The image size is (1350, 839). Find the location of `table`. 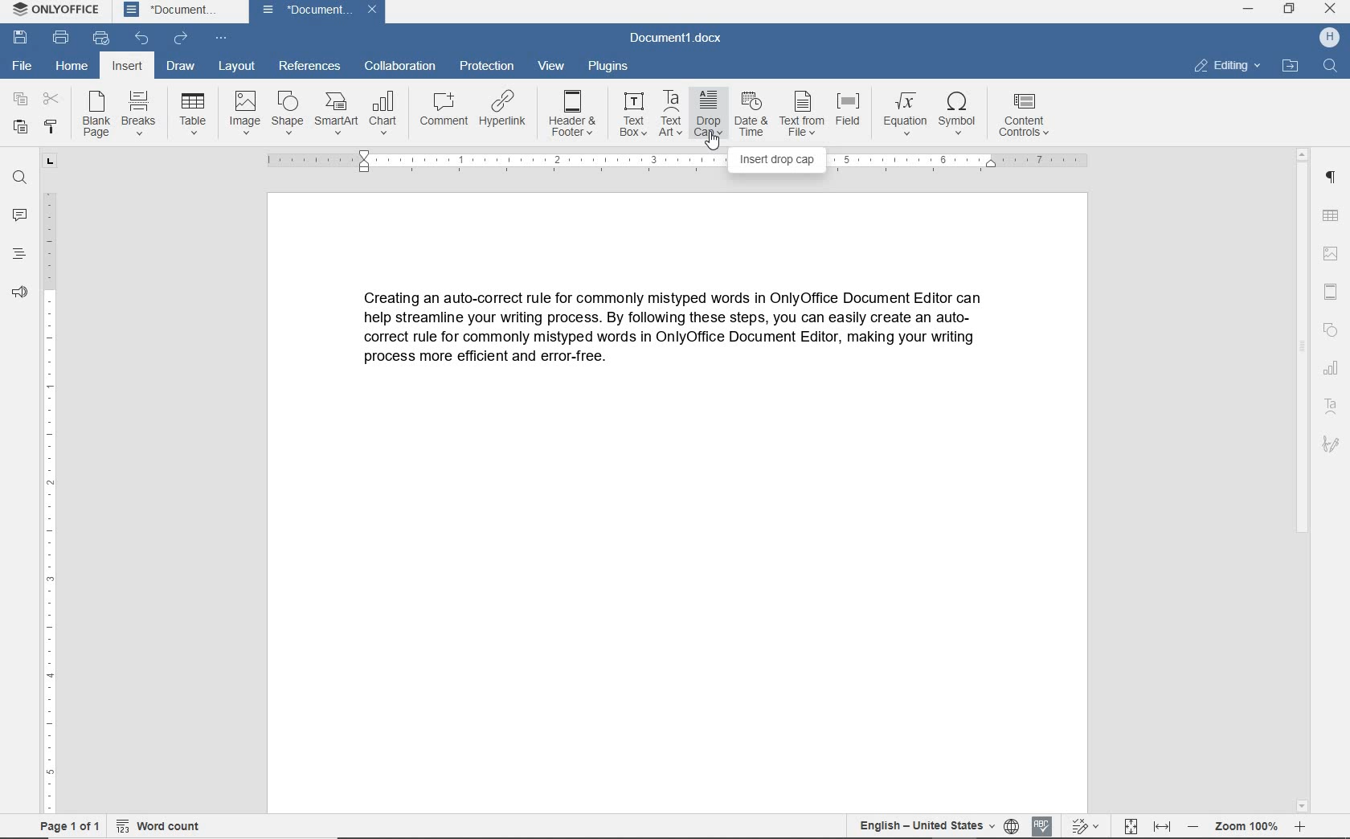

table is located at coordinates (1332, 215).